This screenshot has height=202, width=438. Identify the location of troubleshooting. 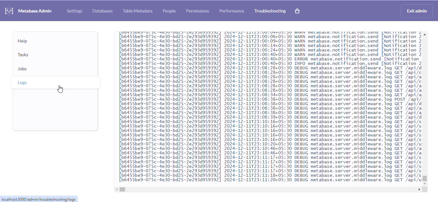
(270, 11).